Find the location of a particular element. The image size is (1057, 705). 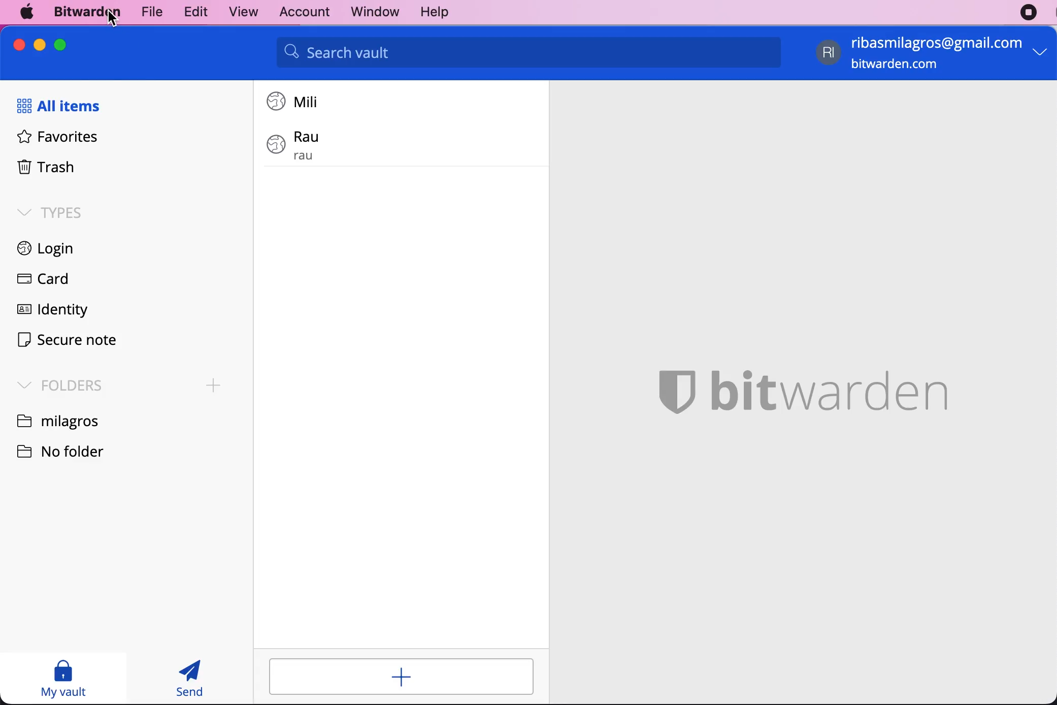

view is located at coordinates (239, 12).